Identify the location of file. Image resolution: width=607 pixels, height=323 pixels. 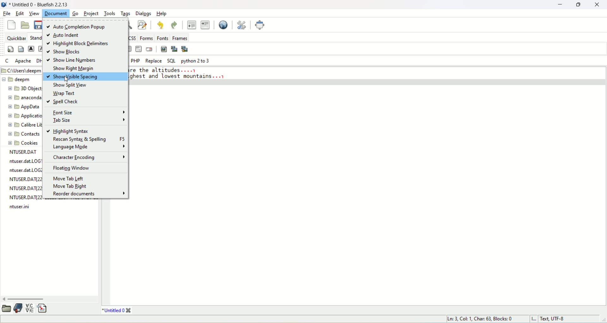
(8, 14).